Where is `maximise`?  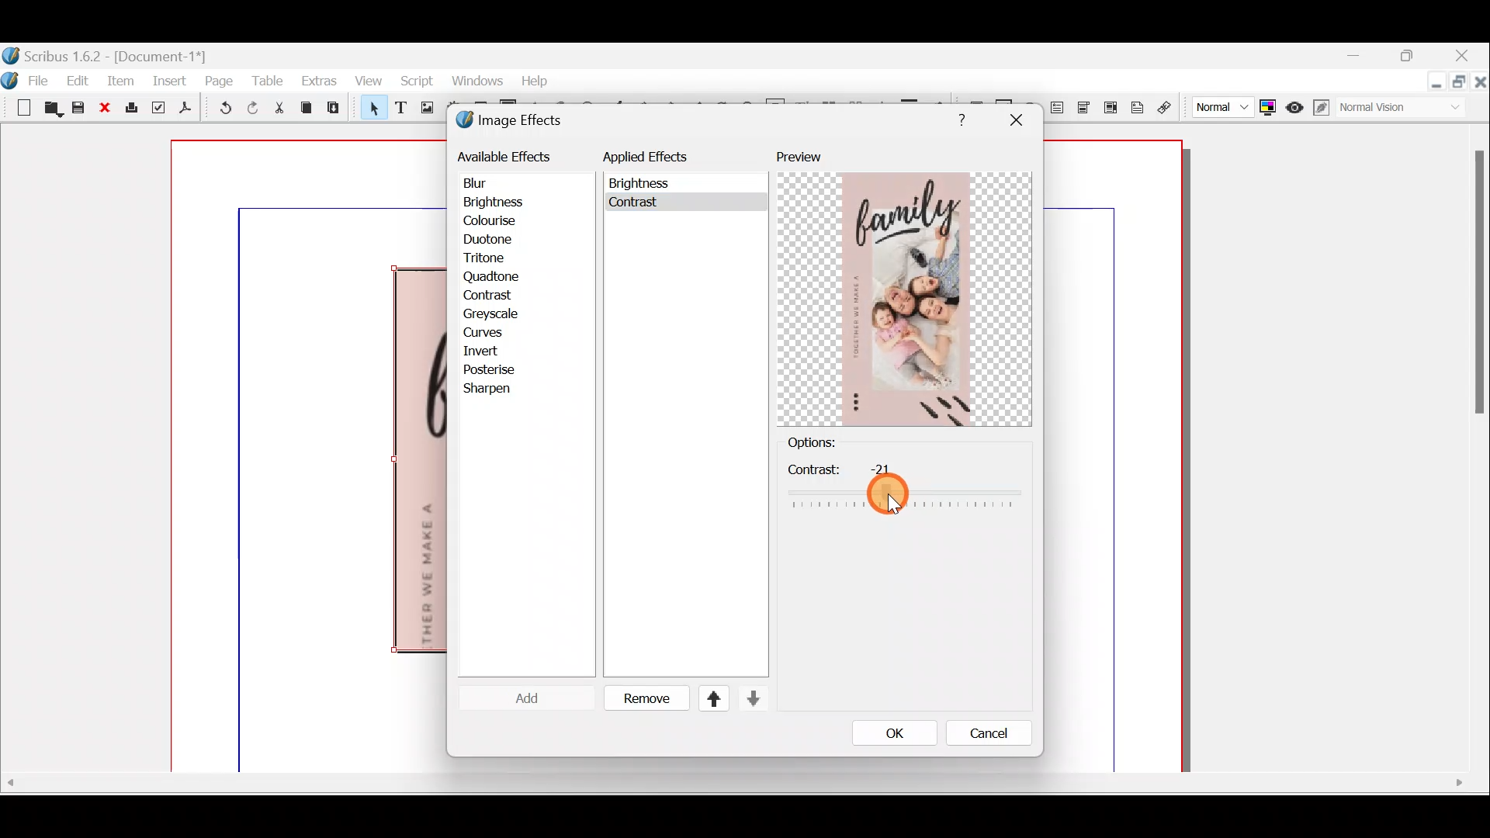 maximise is located at coordinates (1412, 58).